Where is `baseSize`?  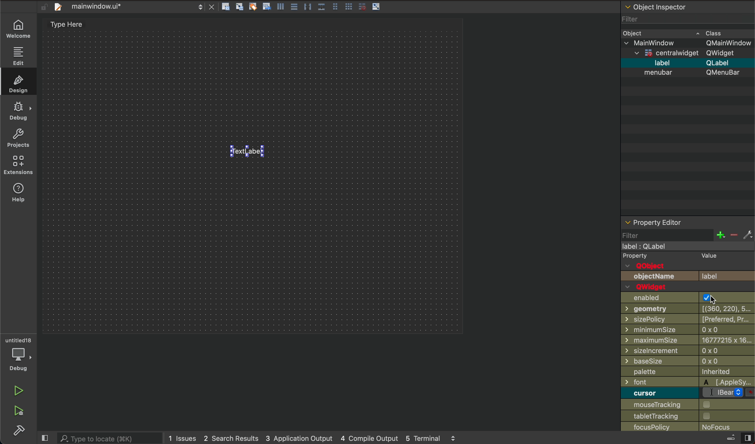 baseSize is located at coordinates (653, 361).